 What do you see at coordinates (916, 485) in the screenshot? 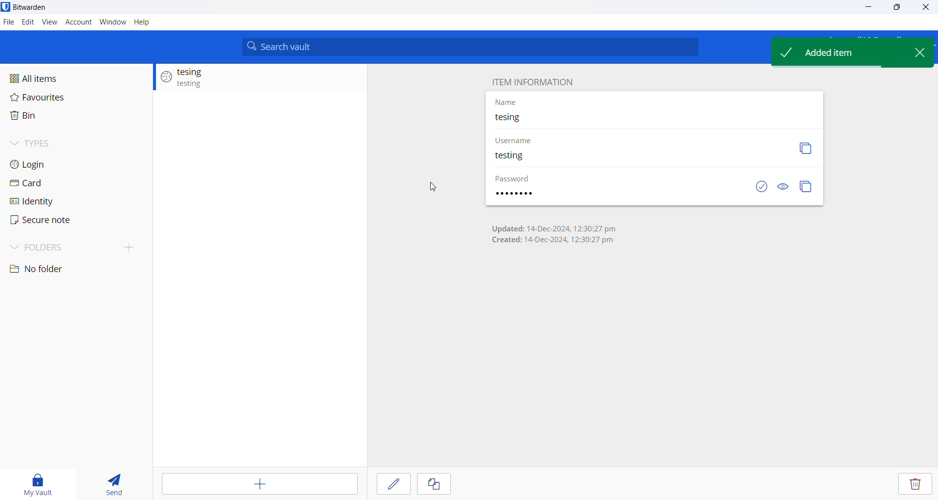
I see `delete` at bounding box center [916, 485].